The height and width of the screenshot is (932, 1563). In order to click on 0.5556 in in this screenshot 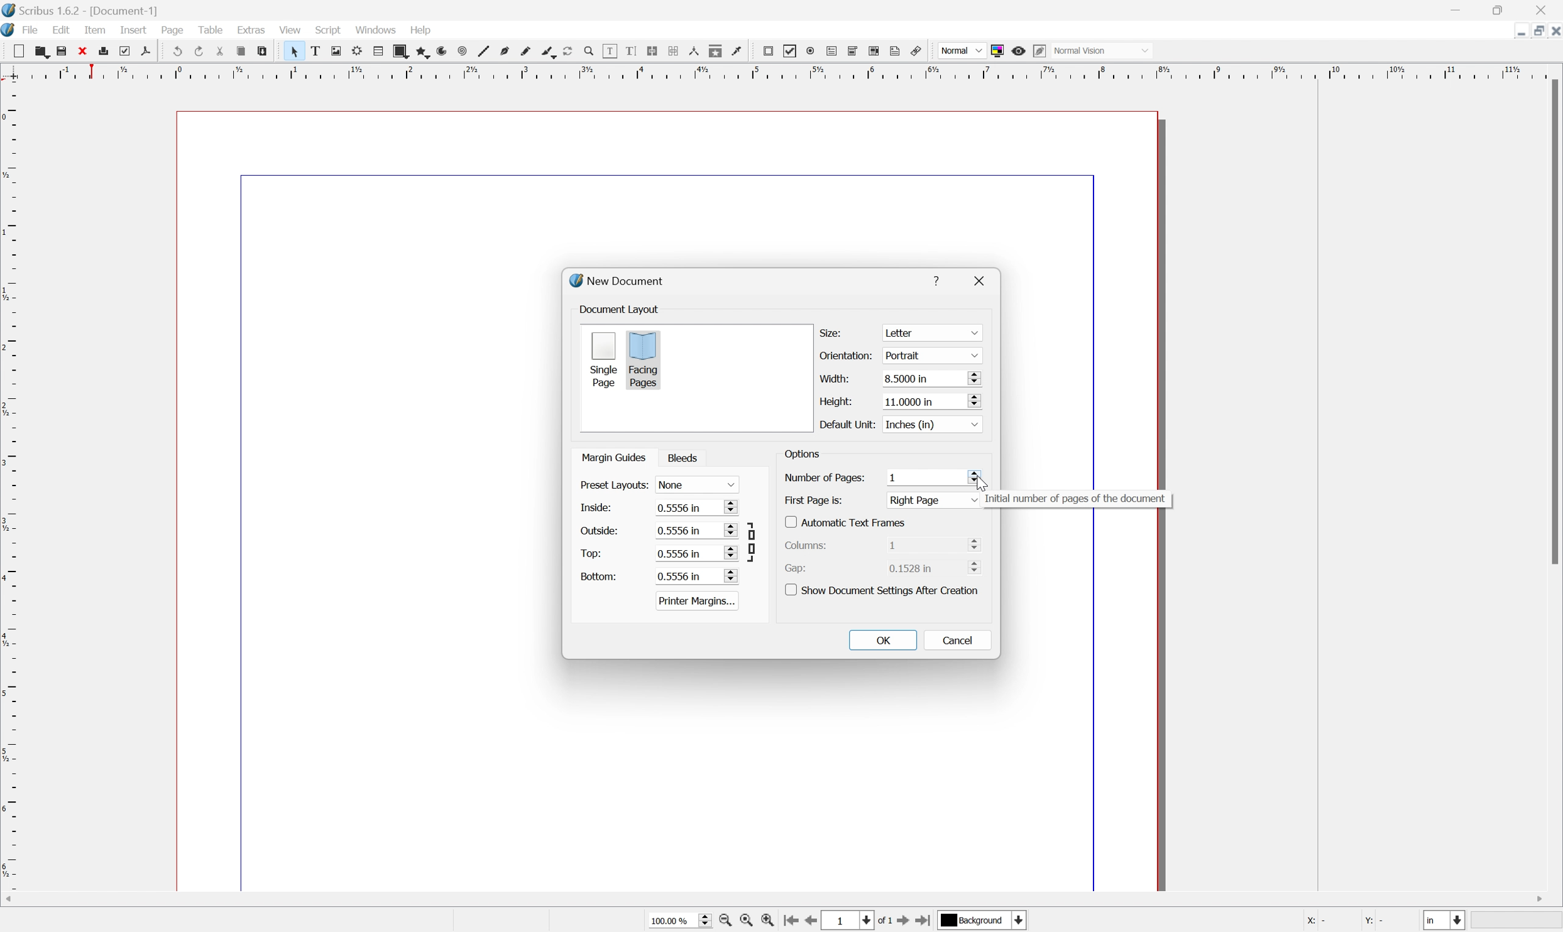, I will do `click(696, 576)`.